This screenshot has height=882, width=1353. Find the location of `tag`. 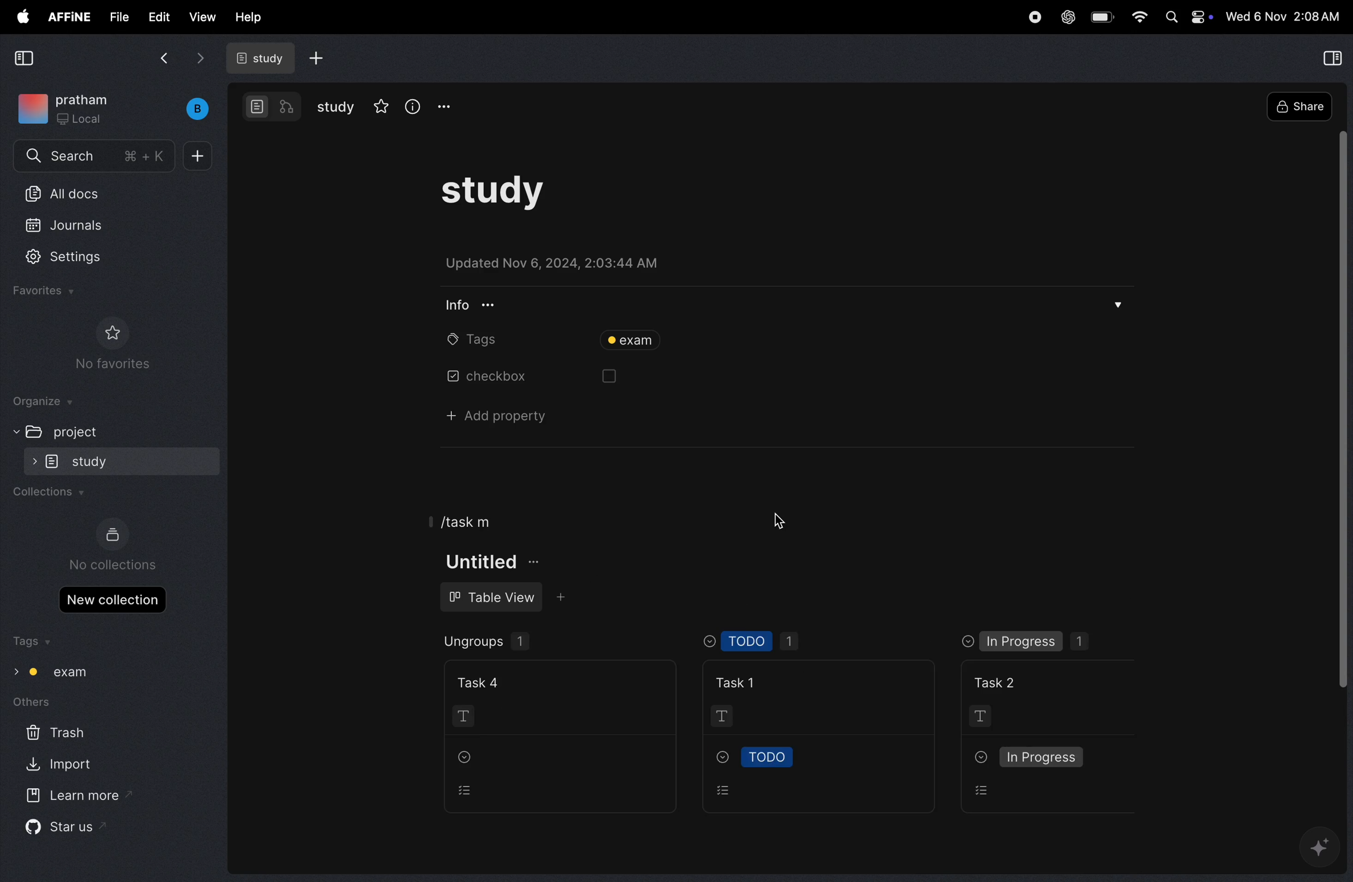

tag is located at coordinates (636, 342).